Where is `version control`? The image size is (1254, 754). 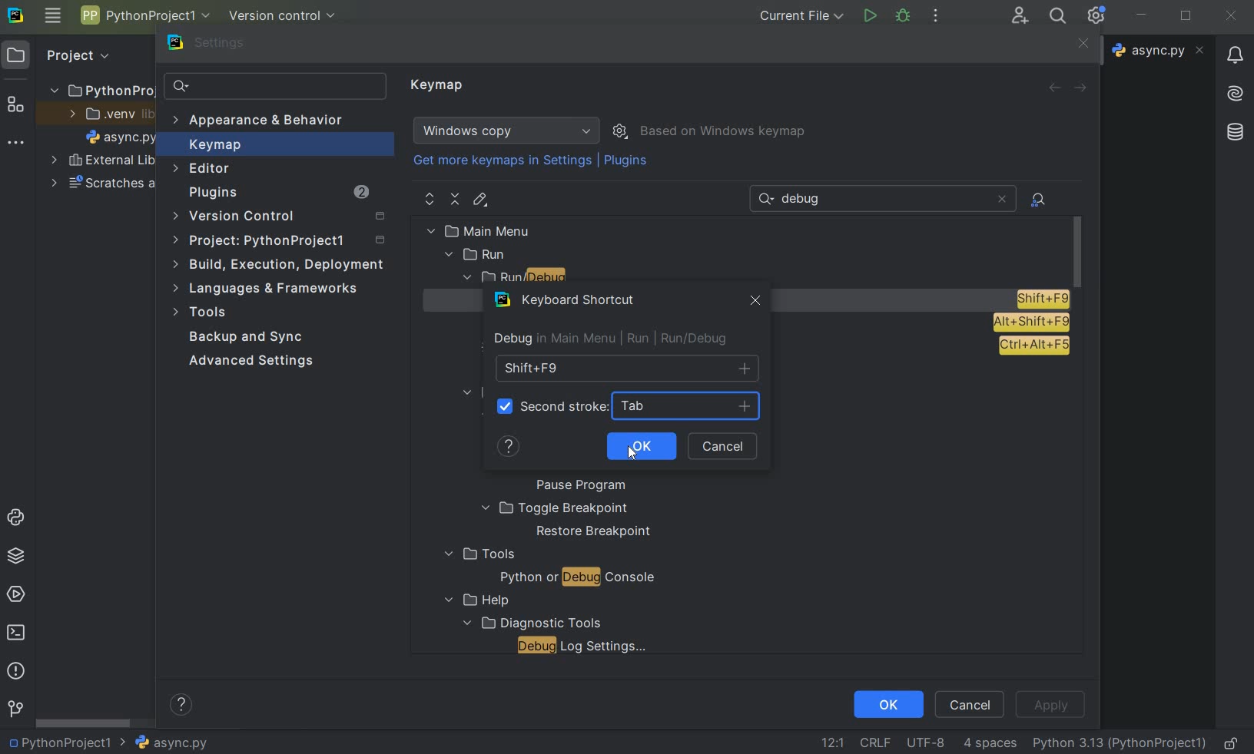 version control is located at coordinates (15, 709).